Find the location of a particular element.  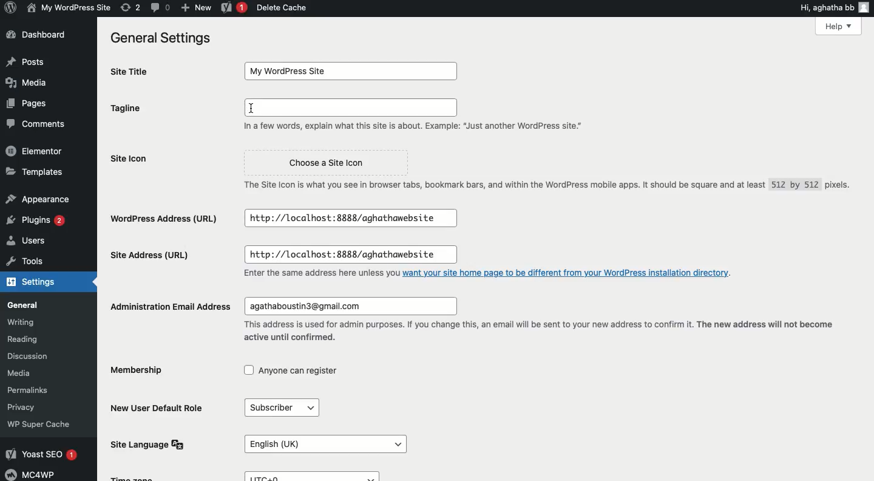

Delete cache is located at coordinates (282, 7).